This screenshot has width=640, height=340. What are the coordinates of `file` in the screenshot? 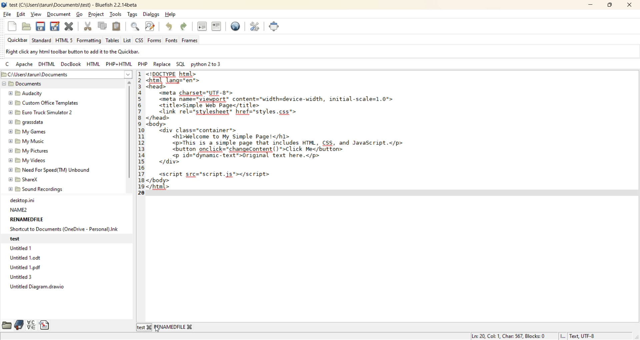 It's located at (6, 14).